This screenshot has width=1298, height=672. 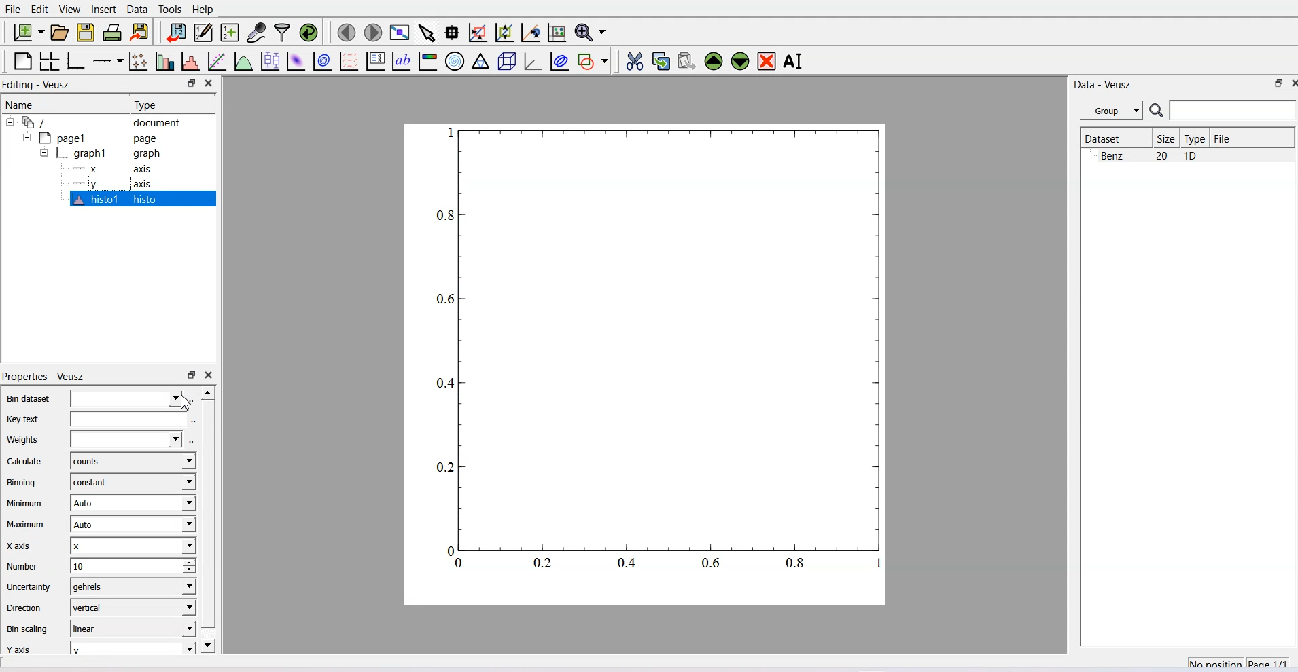 I want to click on Type, so click(x=172, y=104).